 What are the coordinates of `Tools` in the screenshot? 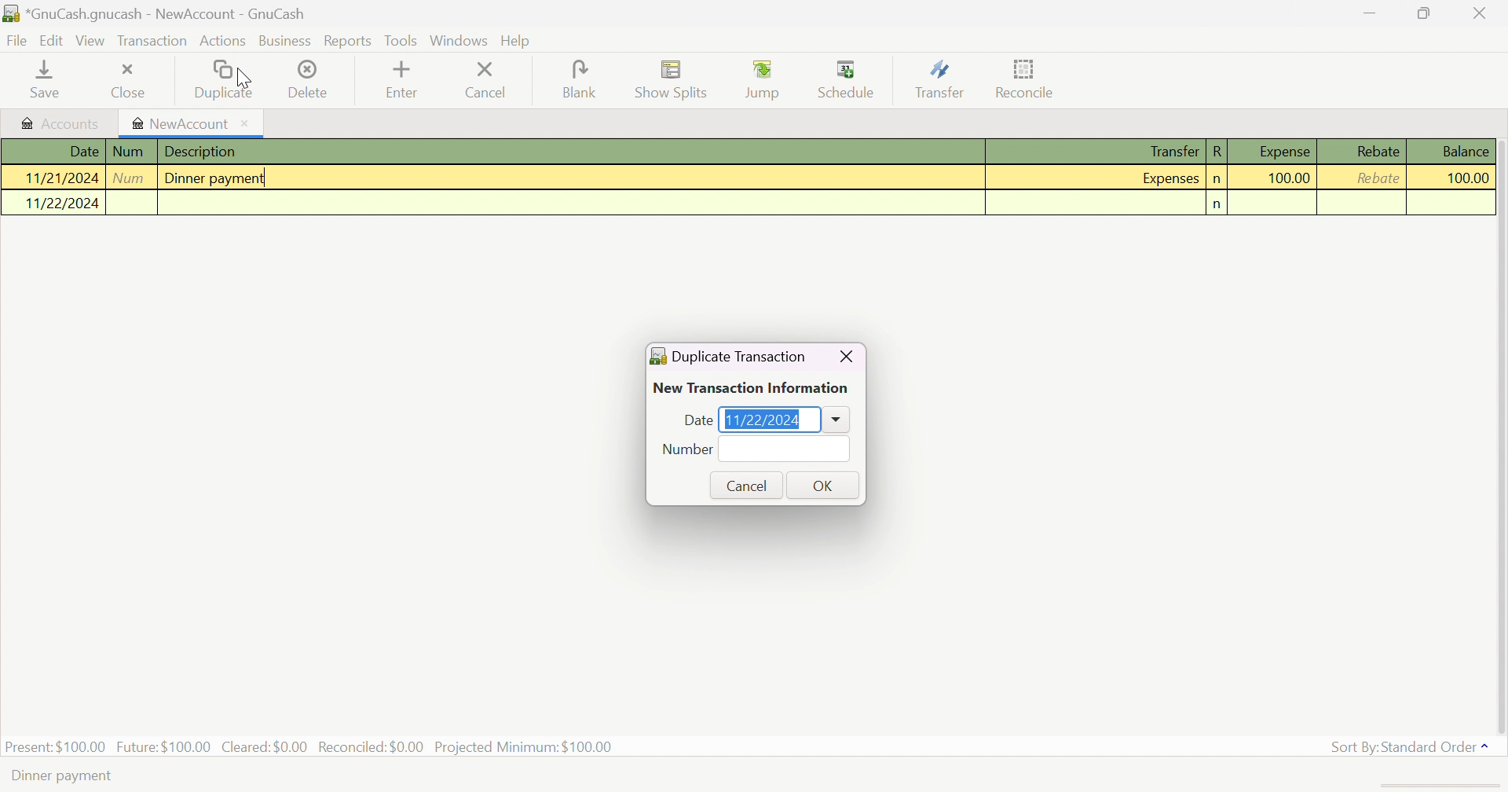 It's located at (401, 42).